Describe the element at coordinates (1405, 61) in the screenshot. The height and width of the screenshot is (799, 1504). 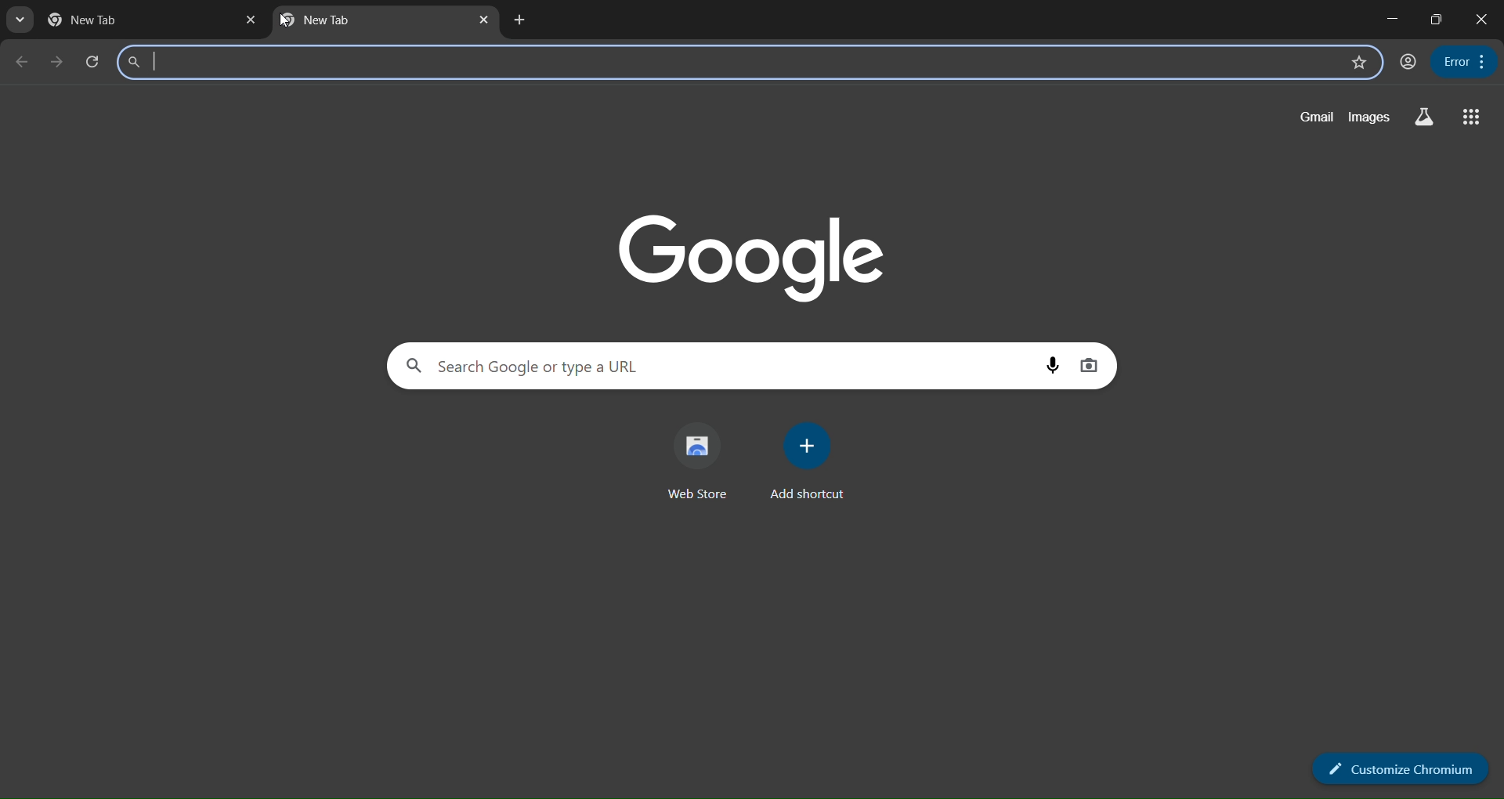
I see `user` at that location.